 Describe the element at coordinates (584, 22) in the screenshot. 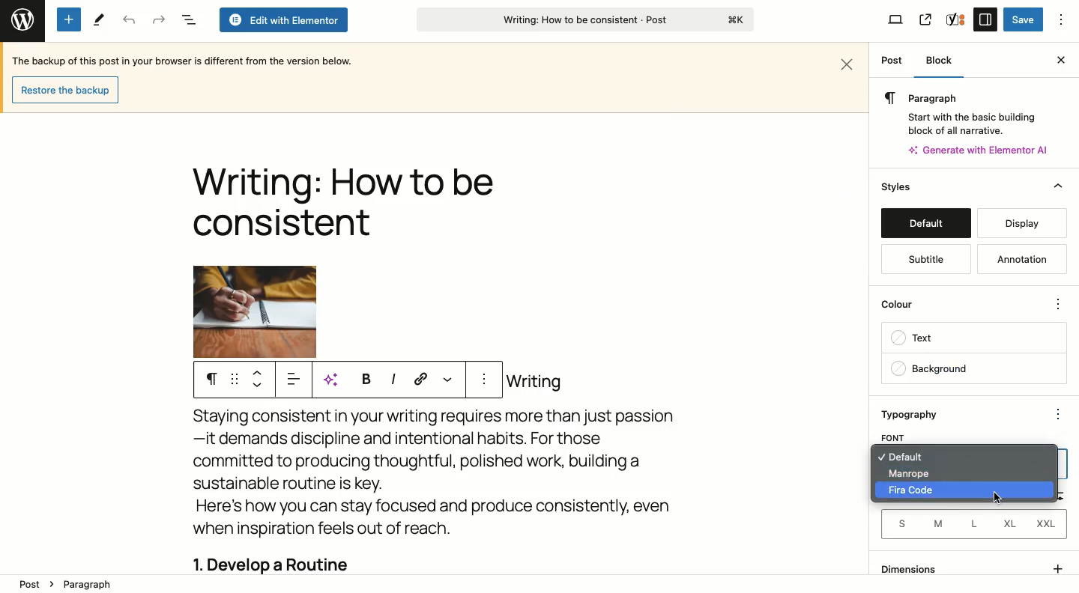

I see `Writing: How to be consistent` at that location.